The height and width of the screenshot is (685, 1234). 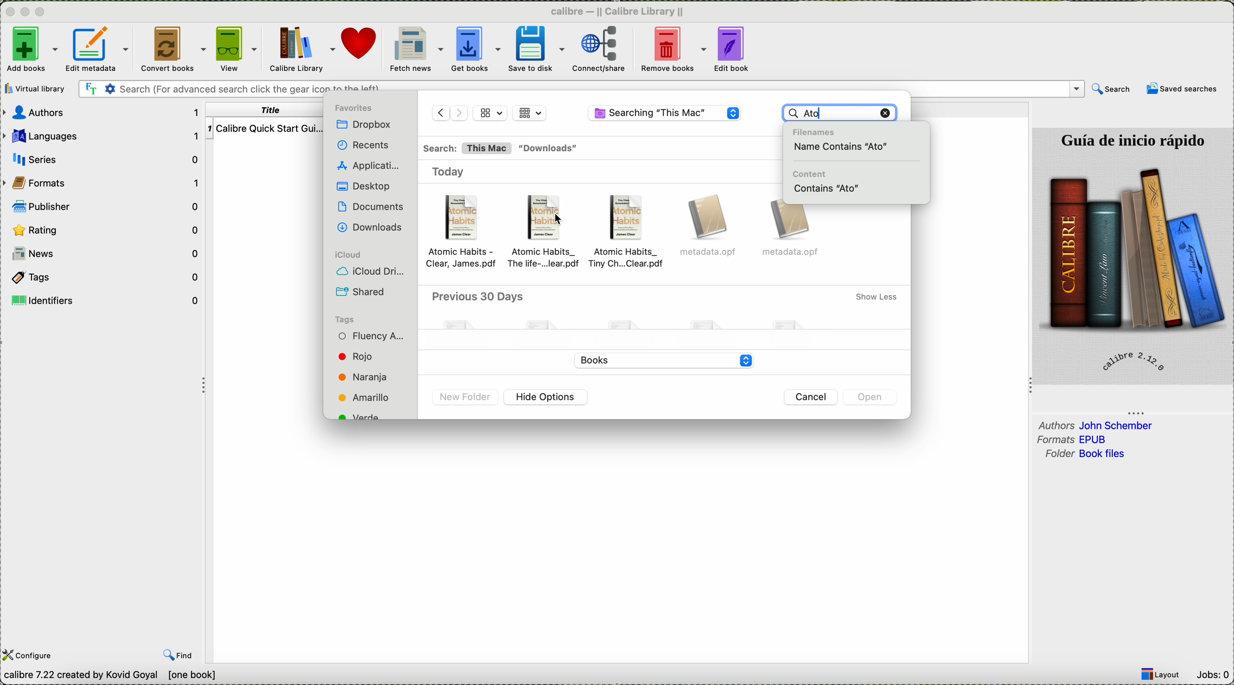 I want to click on tags, so click(x=106, y=278).